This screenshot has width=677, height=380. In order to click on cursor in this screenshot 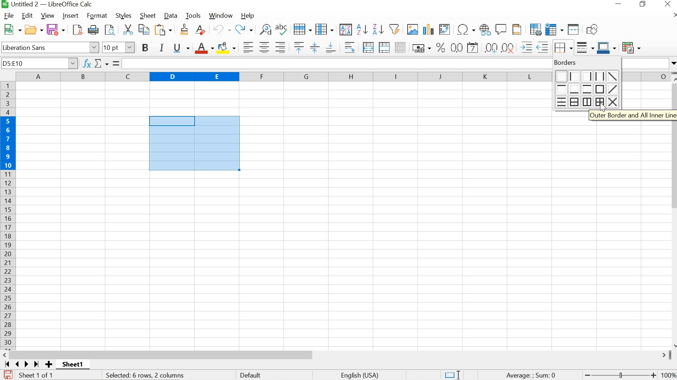, I will do `click(602, 109)`.